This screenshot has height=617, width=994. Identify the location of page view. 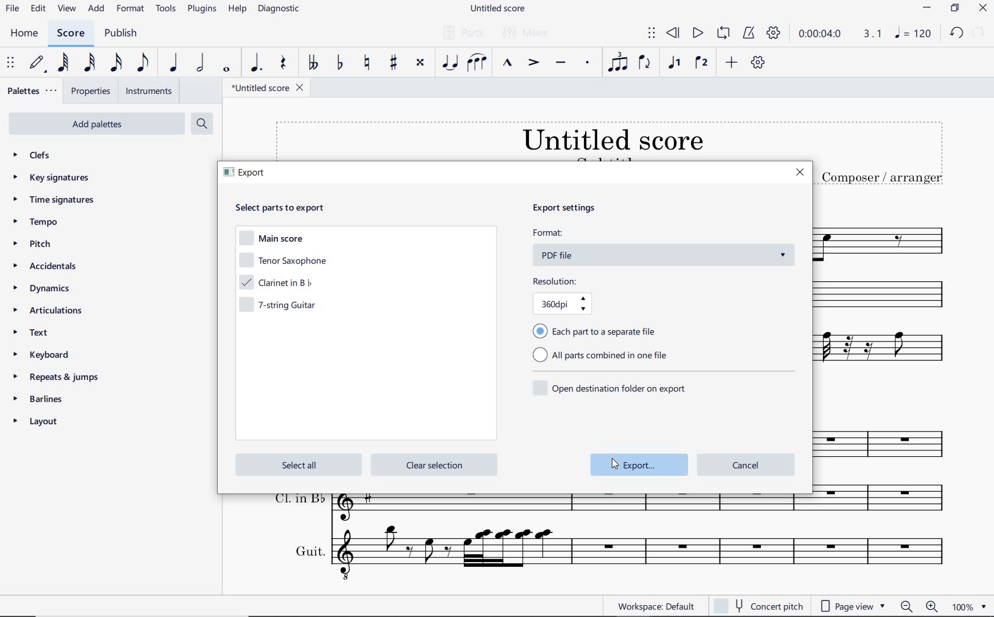
(852, 605).